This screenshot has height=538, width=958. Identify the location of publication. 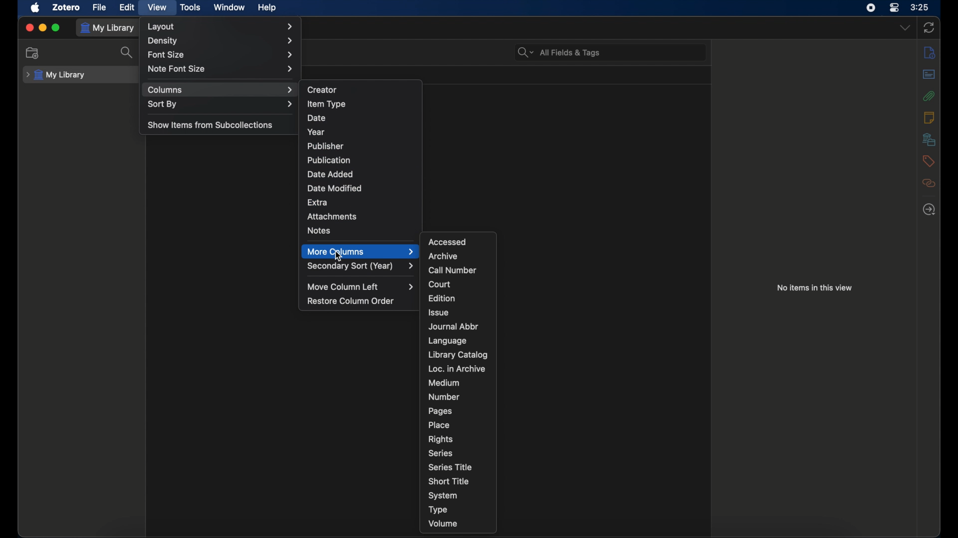
(328, 159).